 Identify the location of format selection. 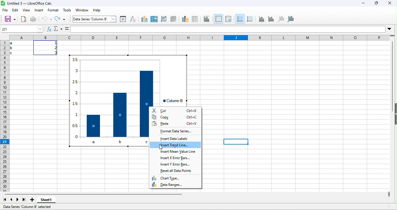
(123, 19).